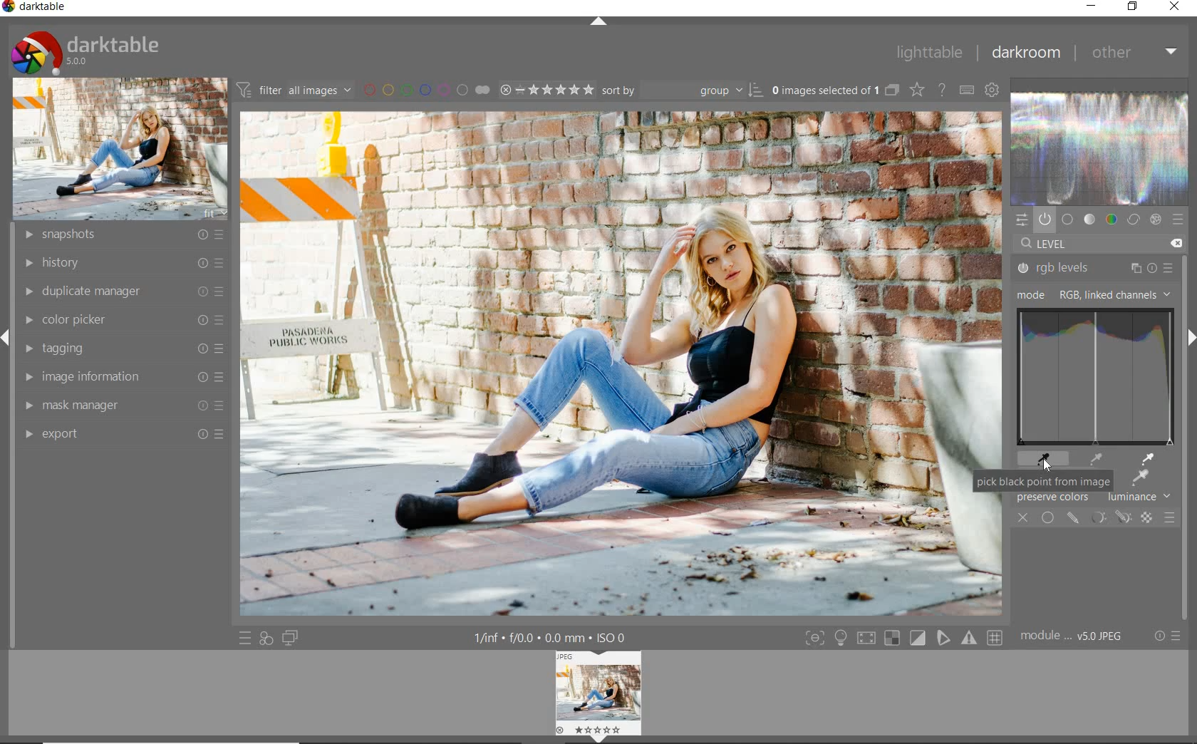  What do you see at coordinates (1047, 459) in the screenshot?
I see `black point picker tool` at bounding box center [1047, 459].